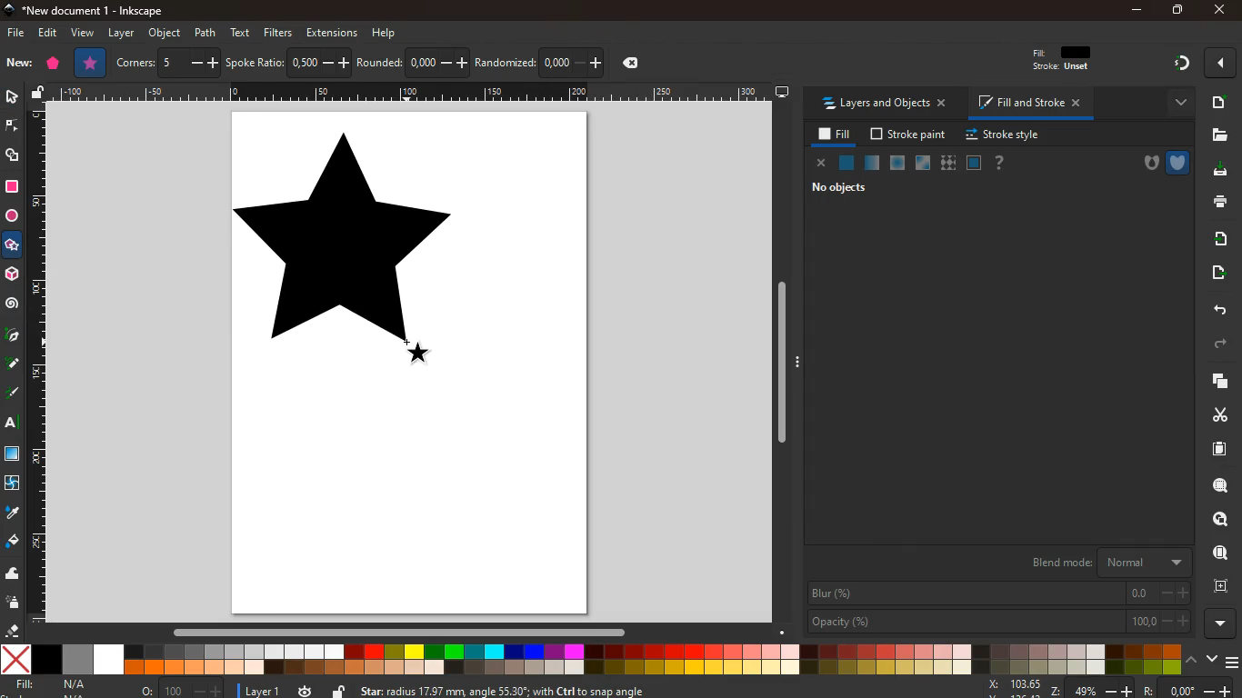 This screenshot has width=1242, height=698. I want to click on extensions, so click(332, 32).